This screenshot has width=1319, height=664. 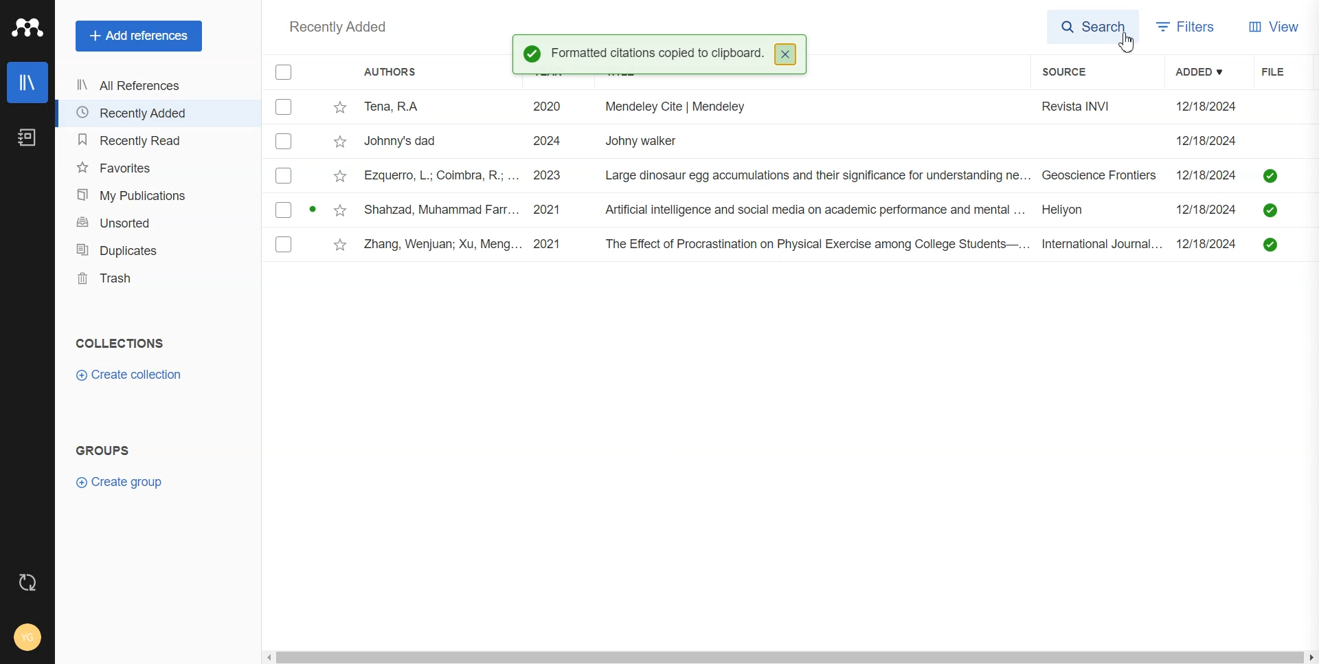 What do you see at coordinates (284, 107) in the screenshot?
I see `Checkbox` at bounding box center [284, 107].